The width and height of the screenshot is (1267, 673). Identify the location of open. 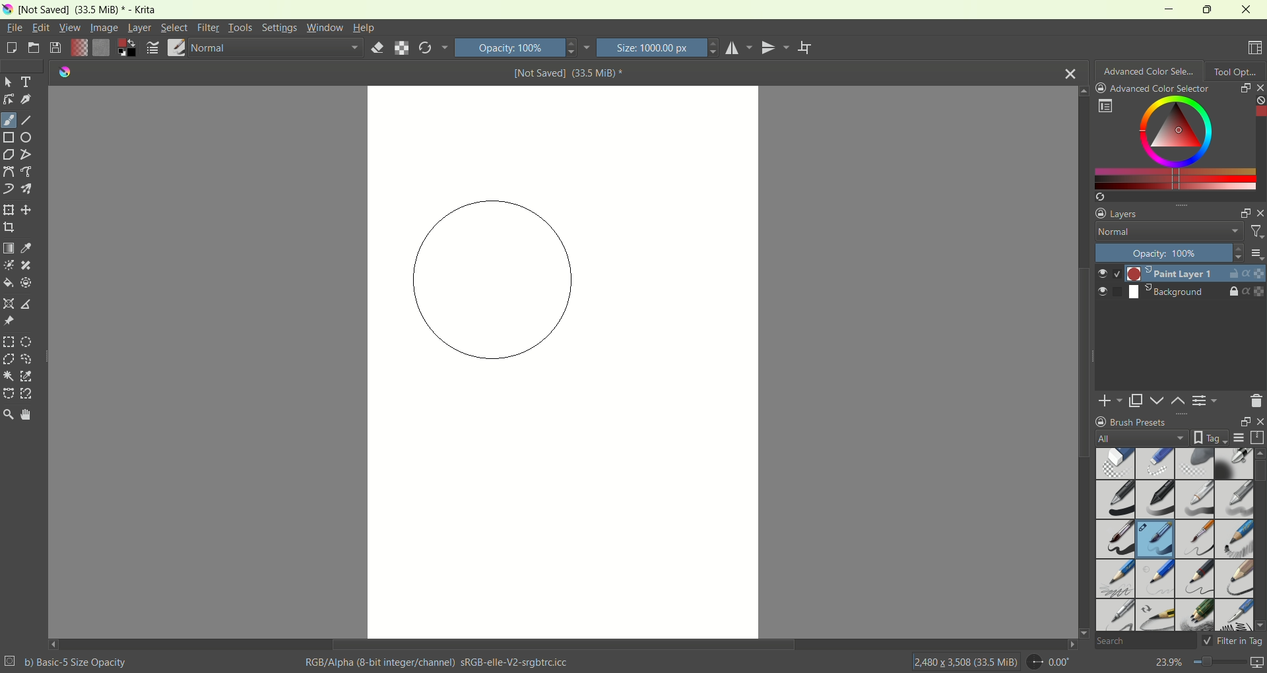
(33, 47).